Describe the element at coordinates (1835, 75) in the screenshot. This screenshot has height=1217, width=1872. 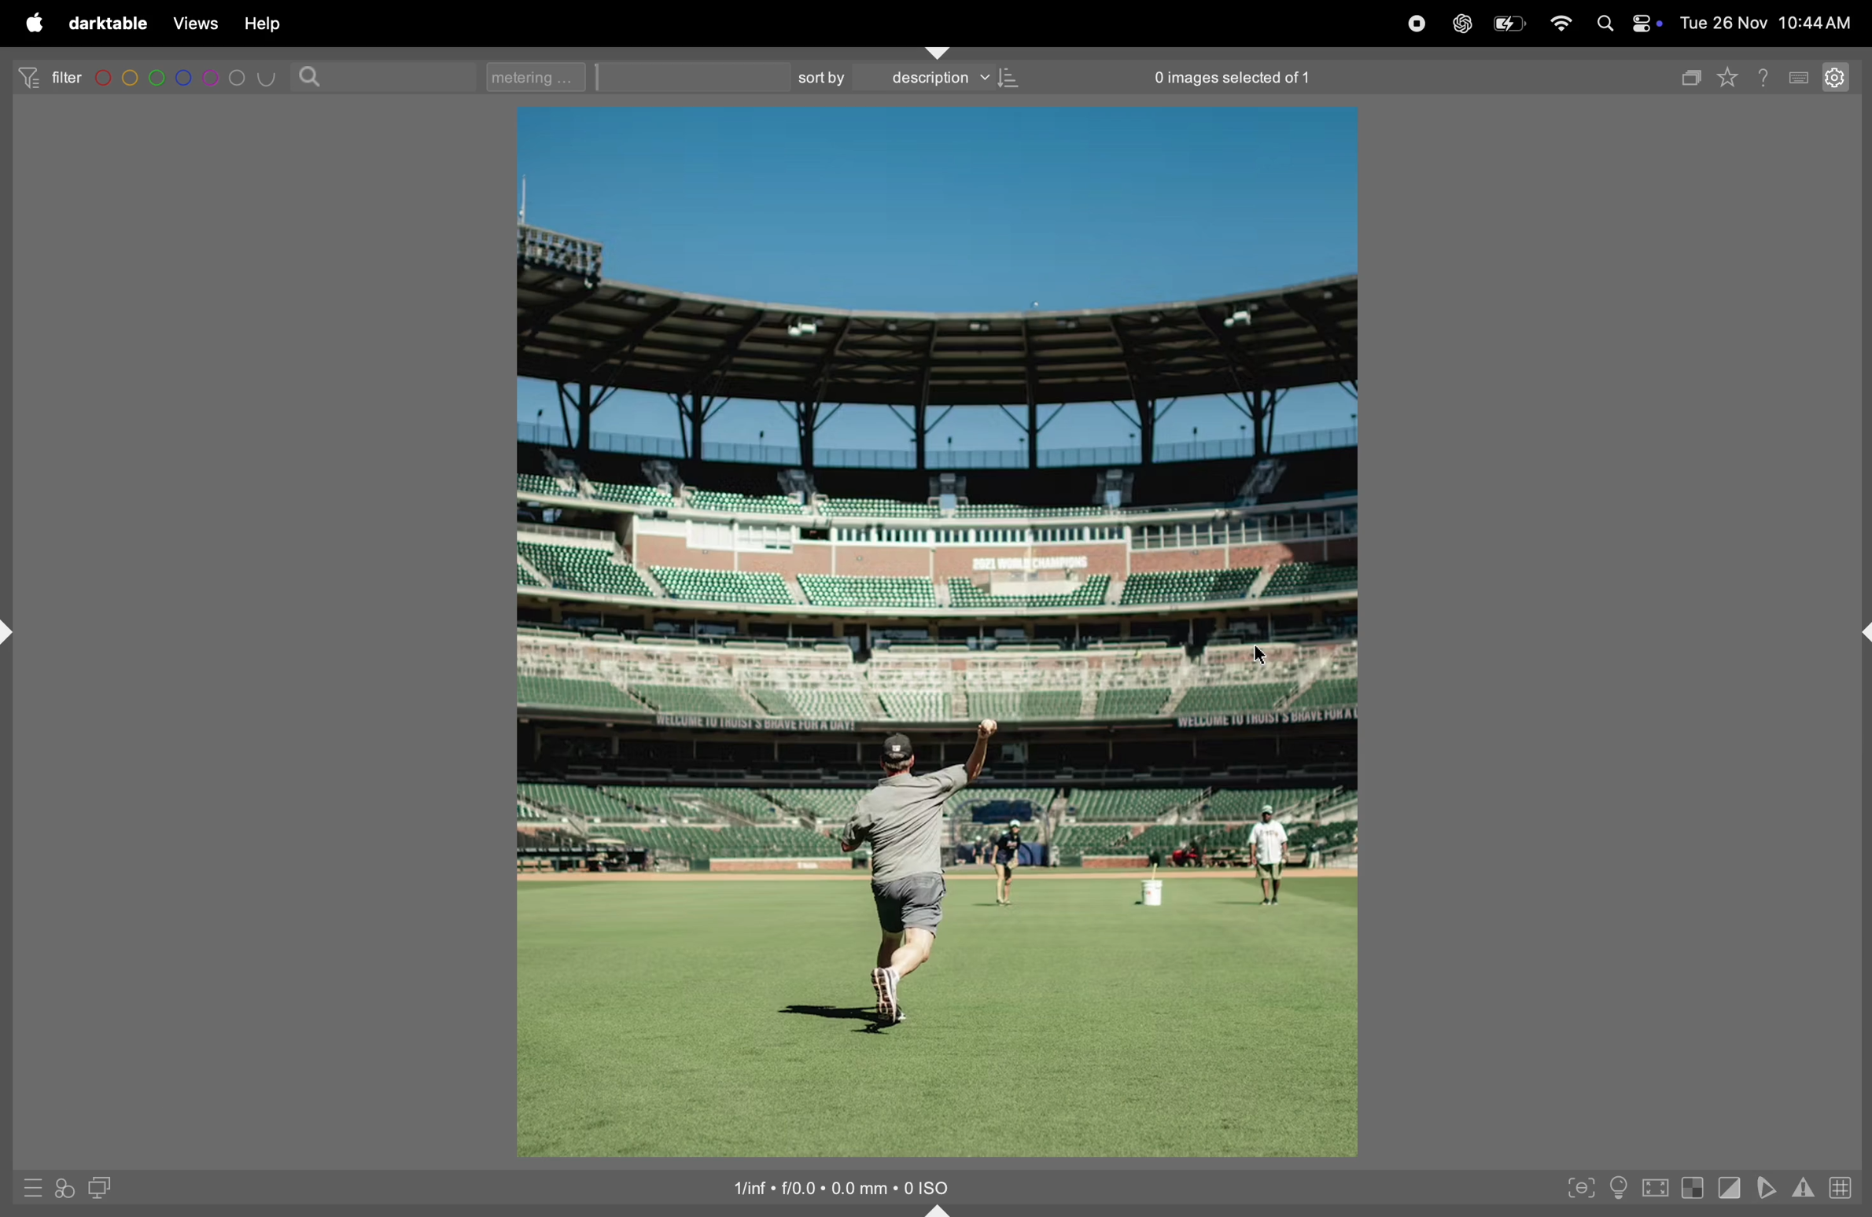
I see `settings` at that location.